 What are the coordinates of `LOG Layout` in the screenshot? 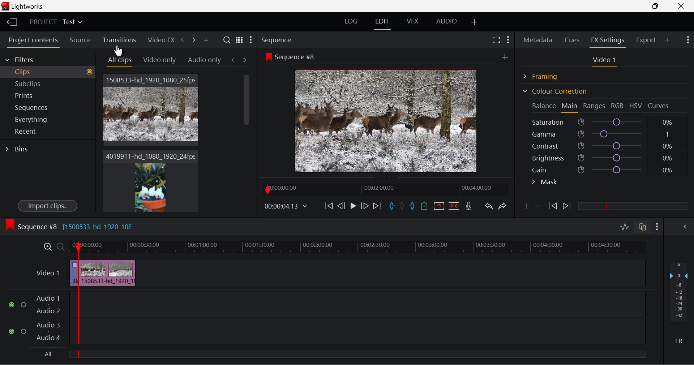 It's located at (351, 21).